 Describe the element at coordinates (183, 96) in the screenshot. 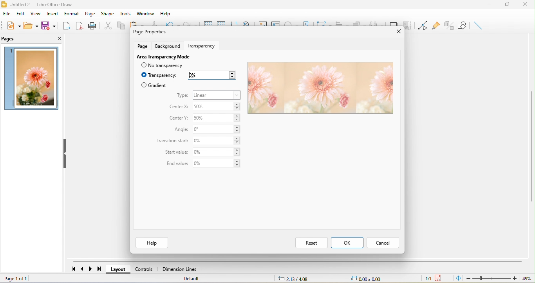

I see `type` at that location.